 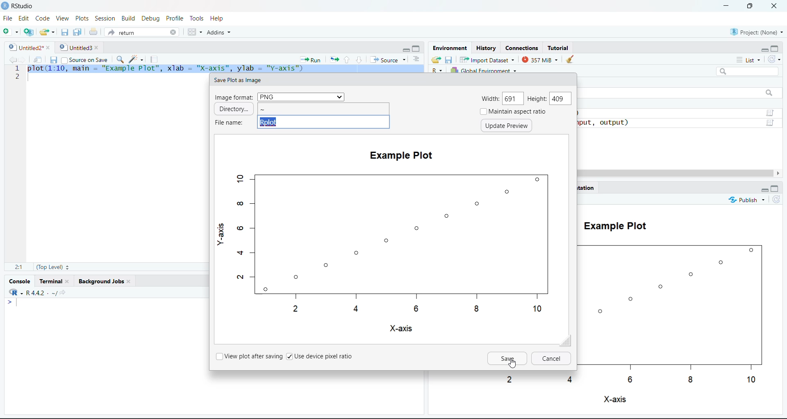 I want to click on Print the current file, so click(x=92, y=32).